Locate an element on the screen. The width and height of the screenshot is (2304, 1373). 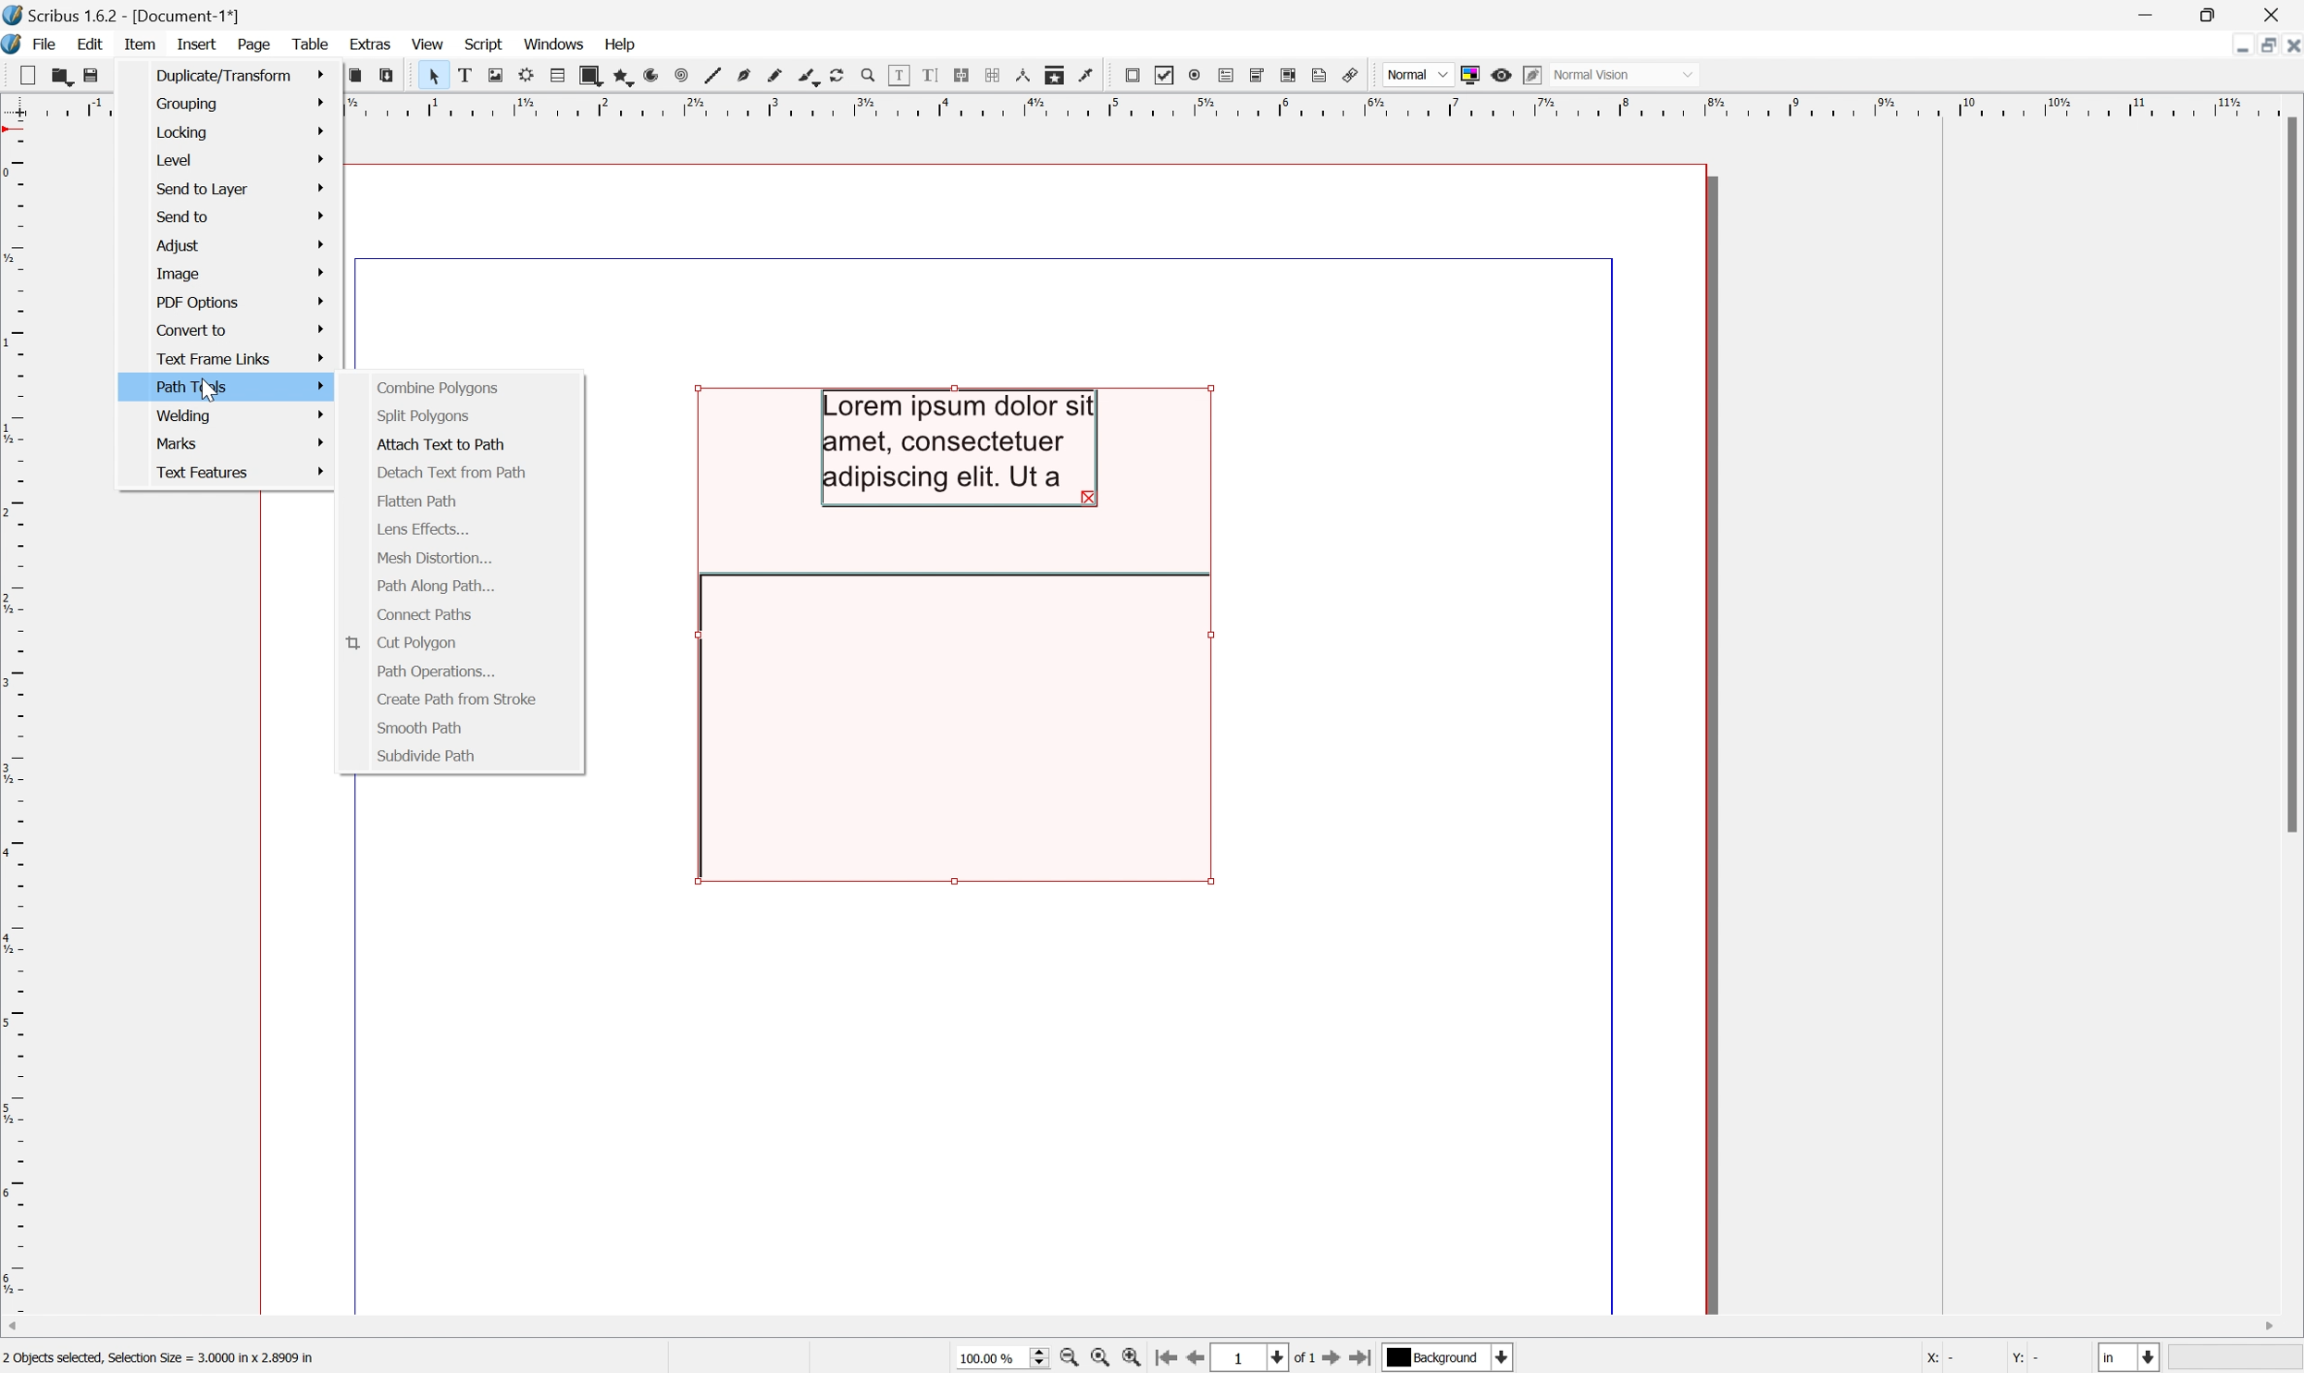
Spiral is located at coordinates (681, 75).